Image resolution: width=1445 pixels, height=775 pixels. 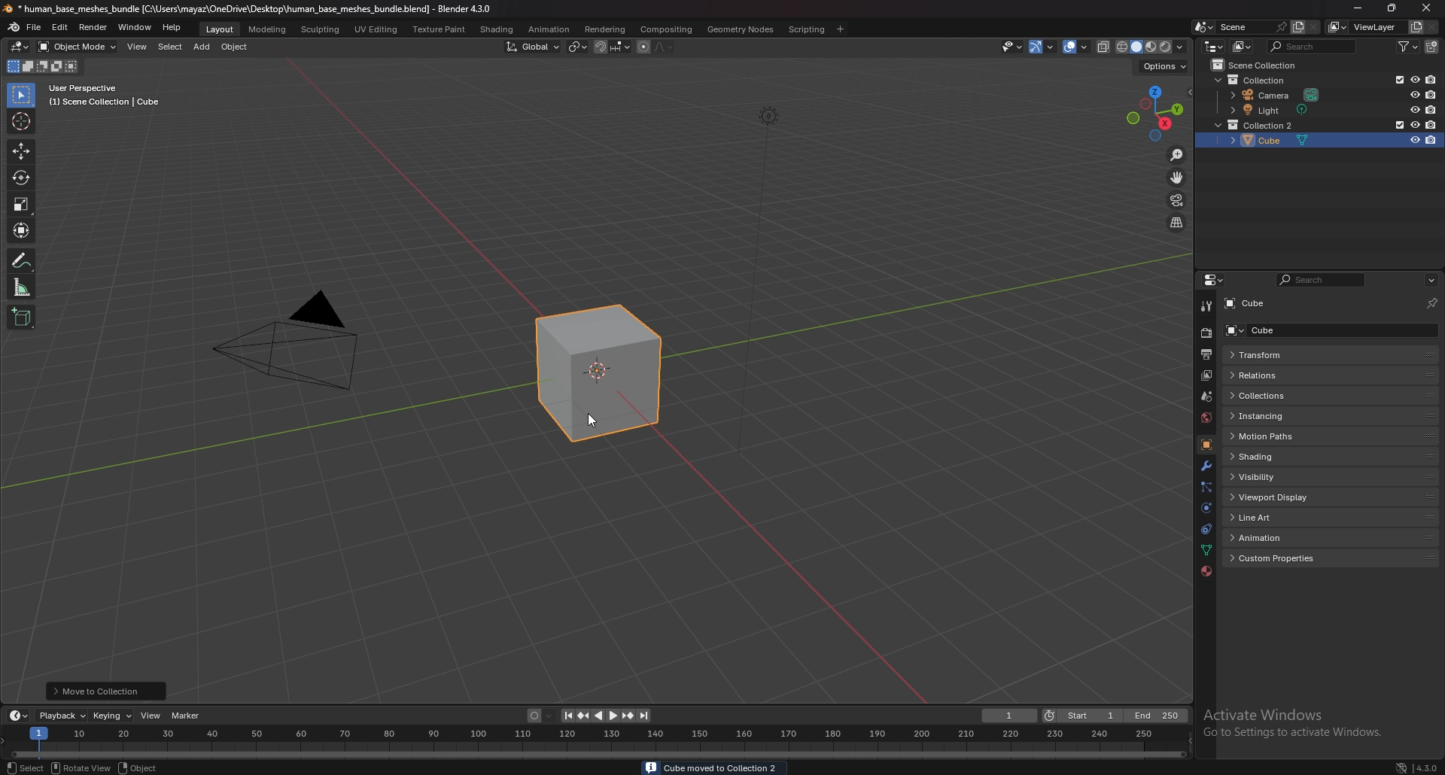 What do you see at coordinates (1432, 95) in the screenshot?
I see `disable in renders` at bounding box center [1432, 95].